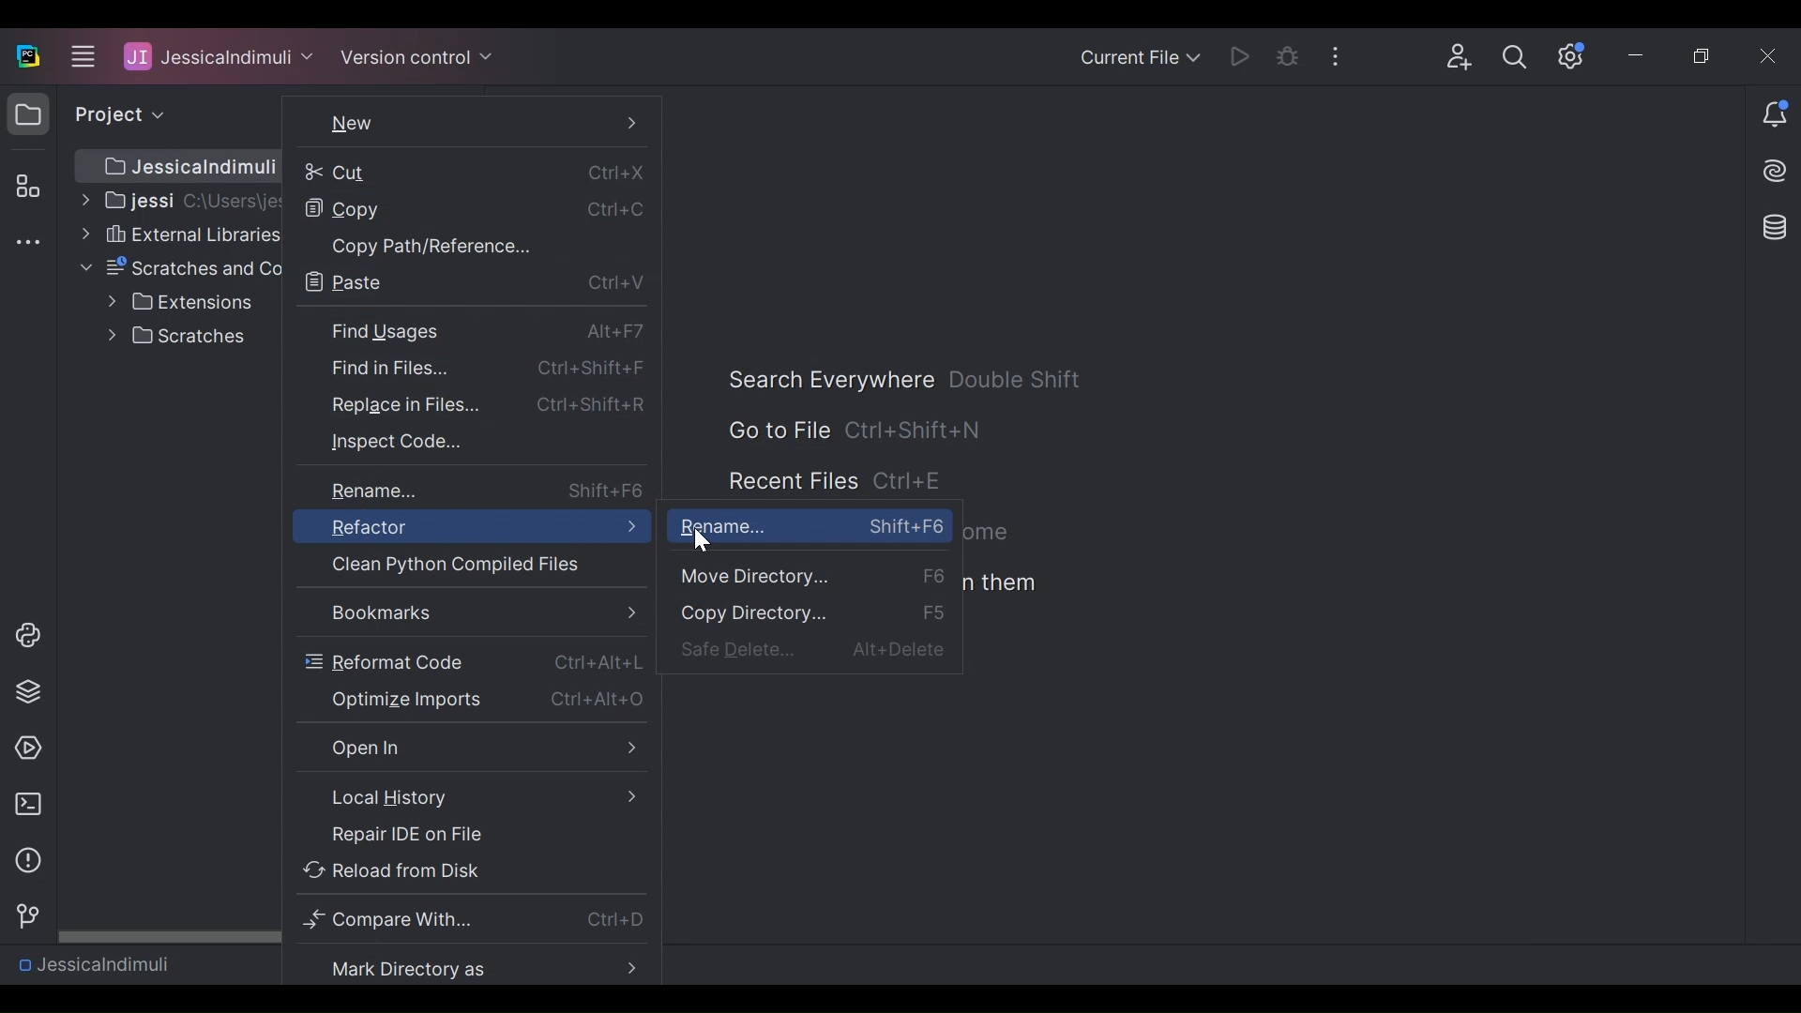 Image resolution: width=1801 pixels, height=1013 pixels. I want to click on project view, so click(114, 114).